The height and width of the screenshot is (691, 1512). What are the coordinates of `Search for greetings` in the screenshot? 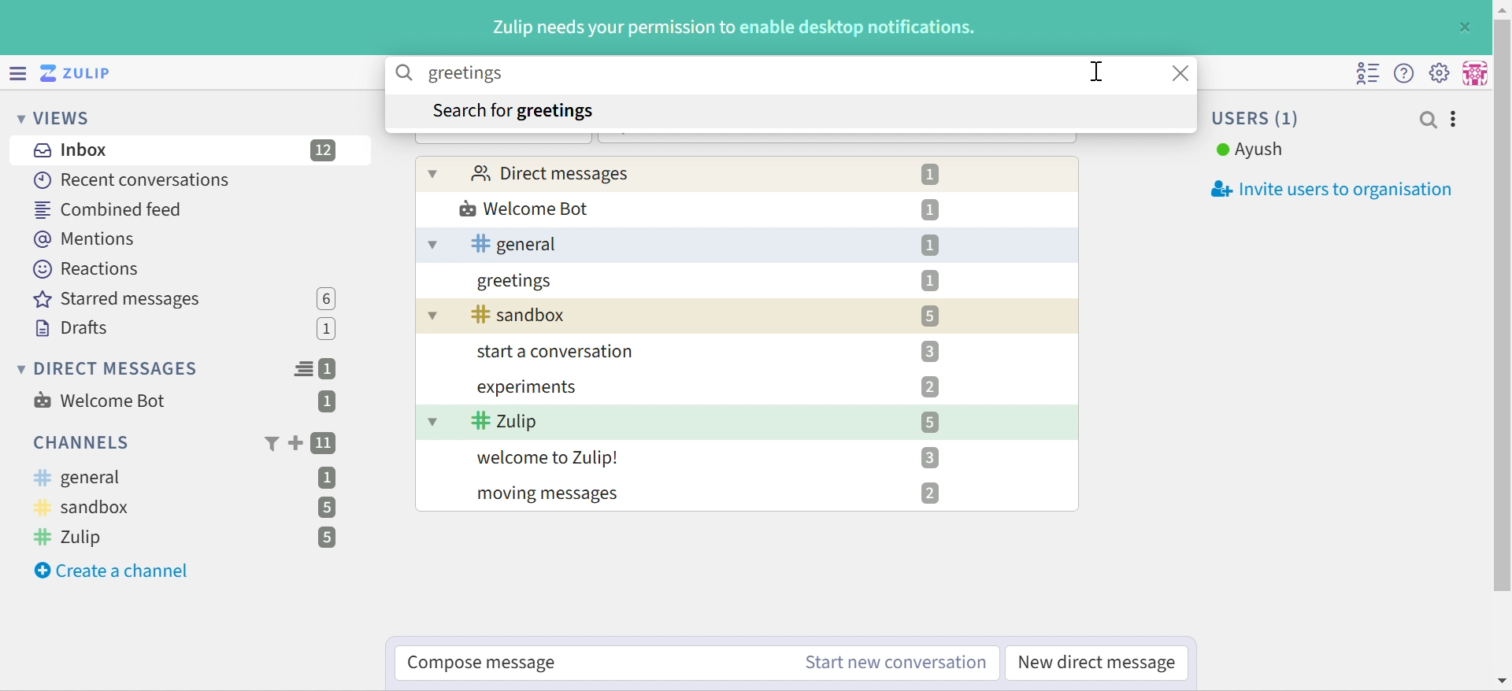 It's located at (513, 112).